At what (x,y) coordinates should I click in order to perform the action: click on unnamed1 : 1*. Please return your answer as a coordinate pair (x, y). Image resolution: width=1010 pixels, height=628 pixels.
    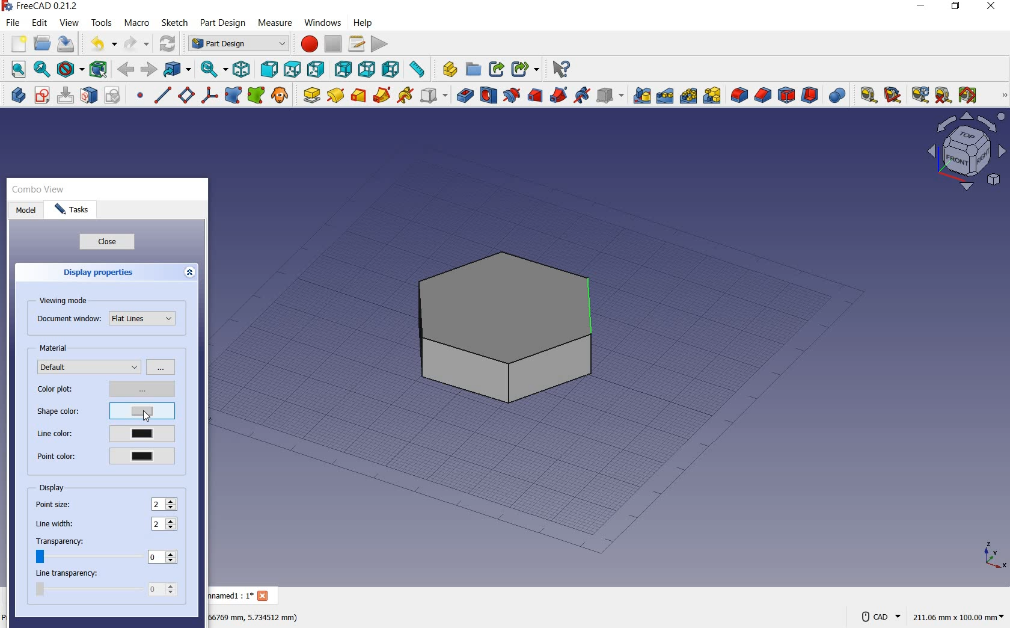
    Looking at the image, I should click on (230, 595).